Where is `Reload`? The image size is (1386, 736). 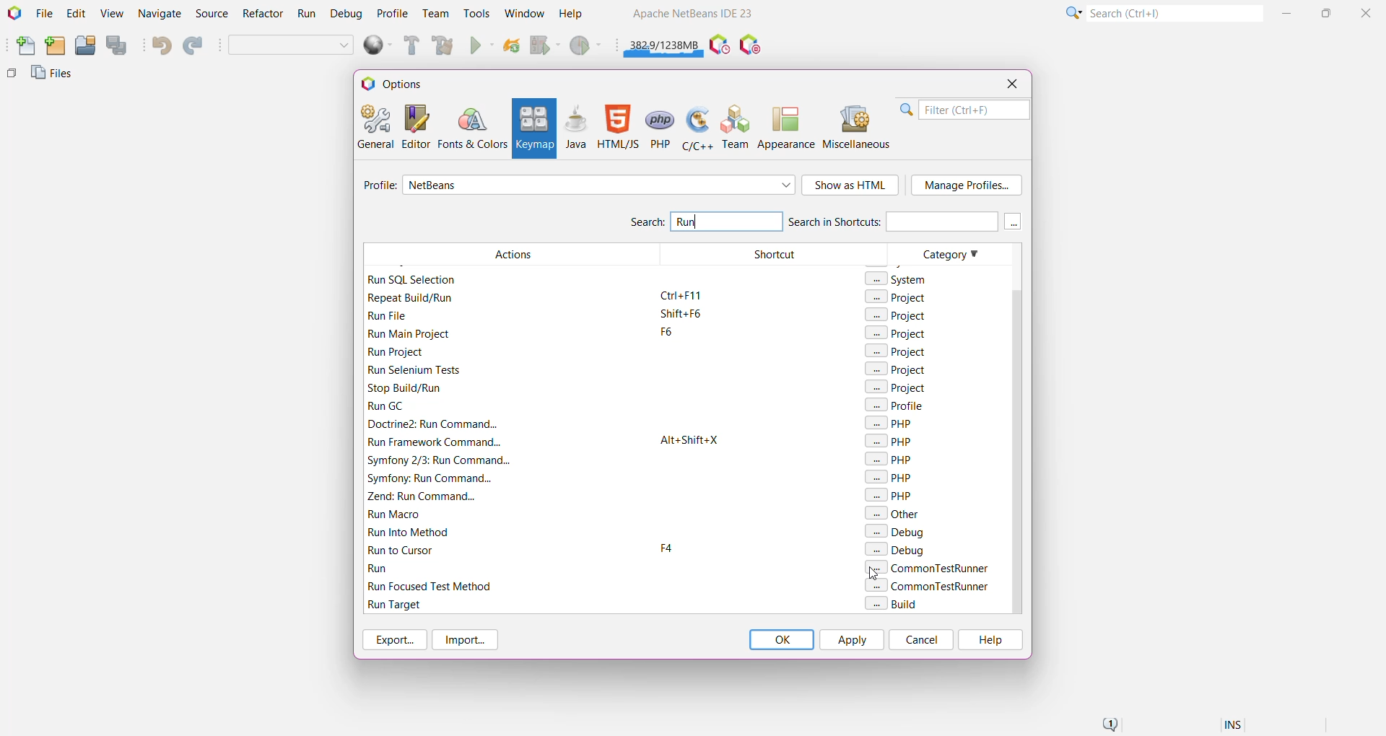 Reload is located at coordinates (512, 47).